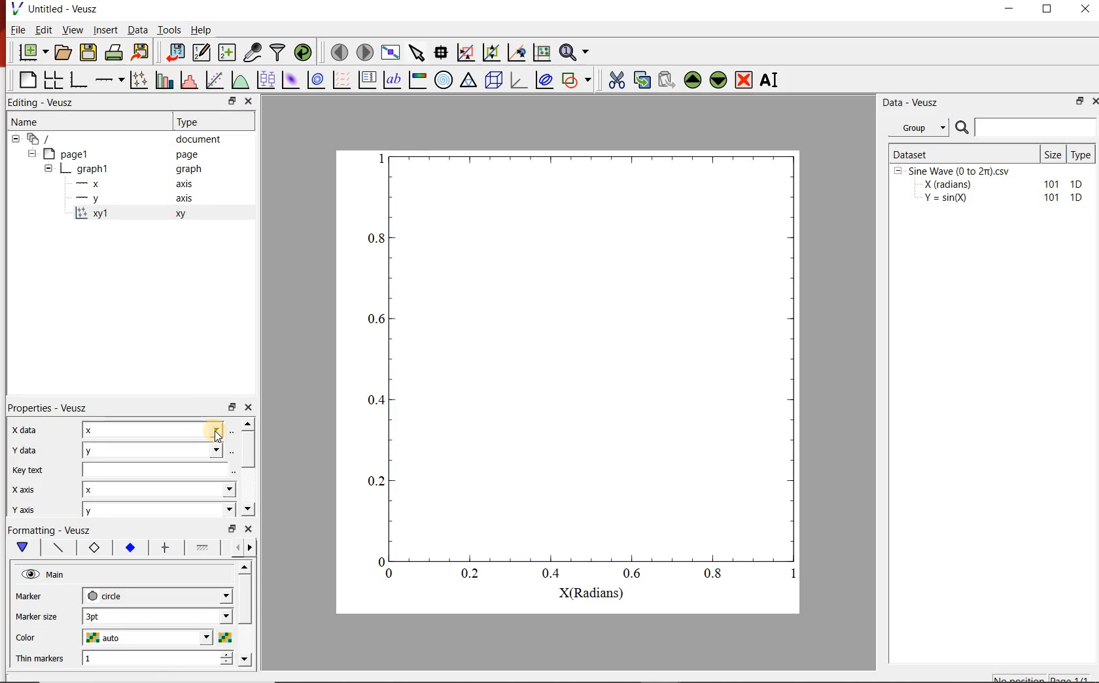  What do you see at coordinates (88, 53) in the screenshot?
I see `save document` at bounding box center [88, 53].